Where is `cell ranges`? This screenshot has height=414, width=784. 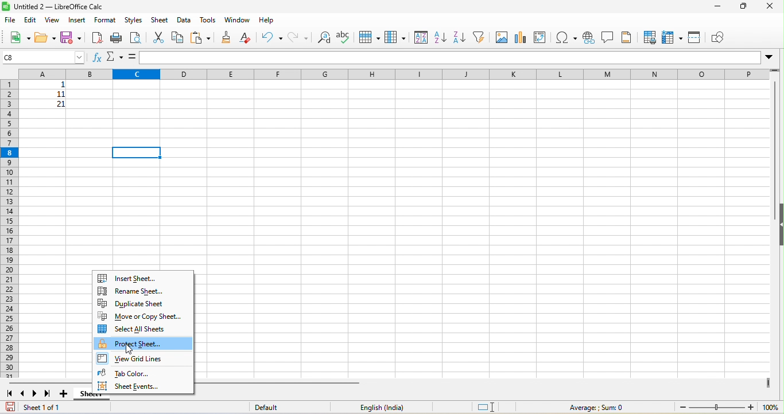 cell ranges is located at coordinates (52, 99).